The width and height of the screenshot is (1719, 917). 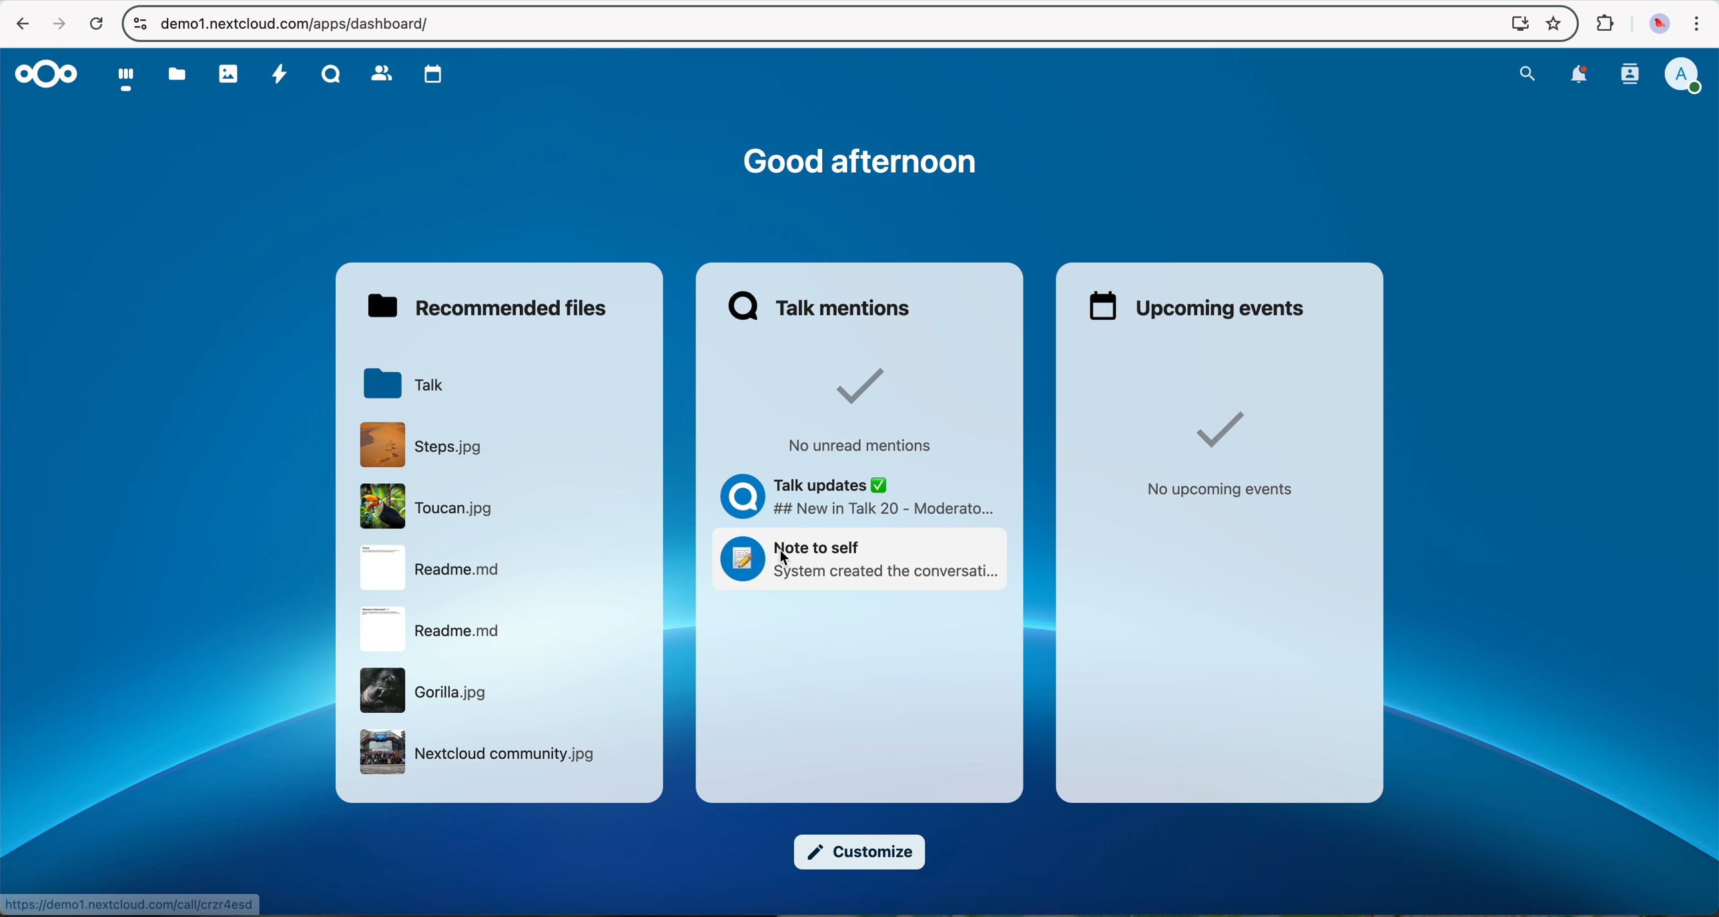 What do you see at coordinates (1605, 23) in the screenshot?
I see `extensions` at bounding box center [1605, 23].